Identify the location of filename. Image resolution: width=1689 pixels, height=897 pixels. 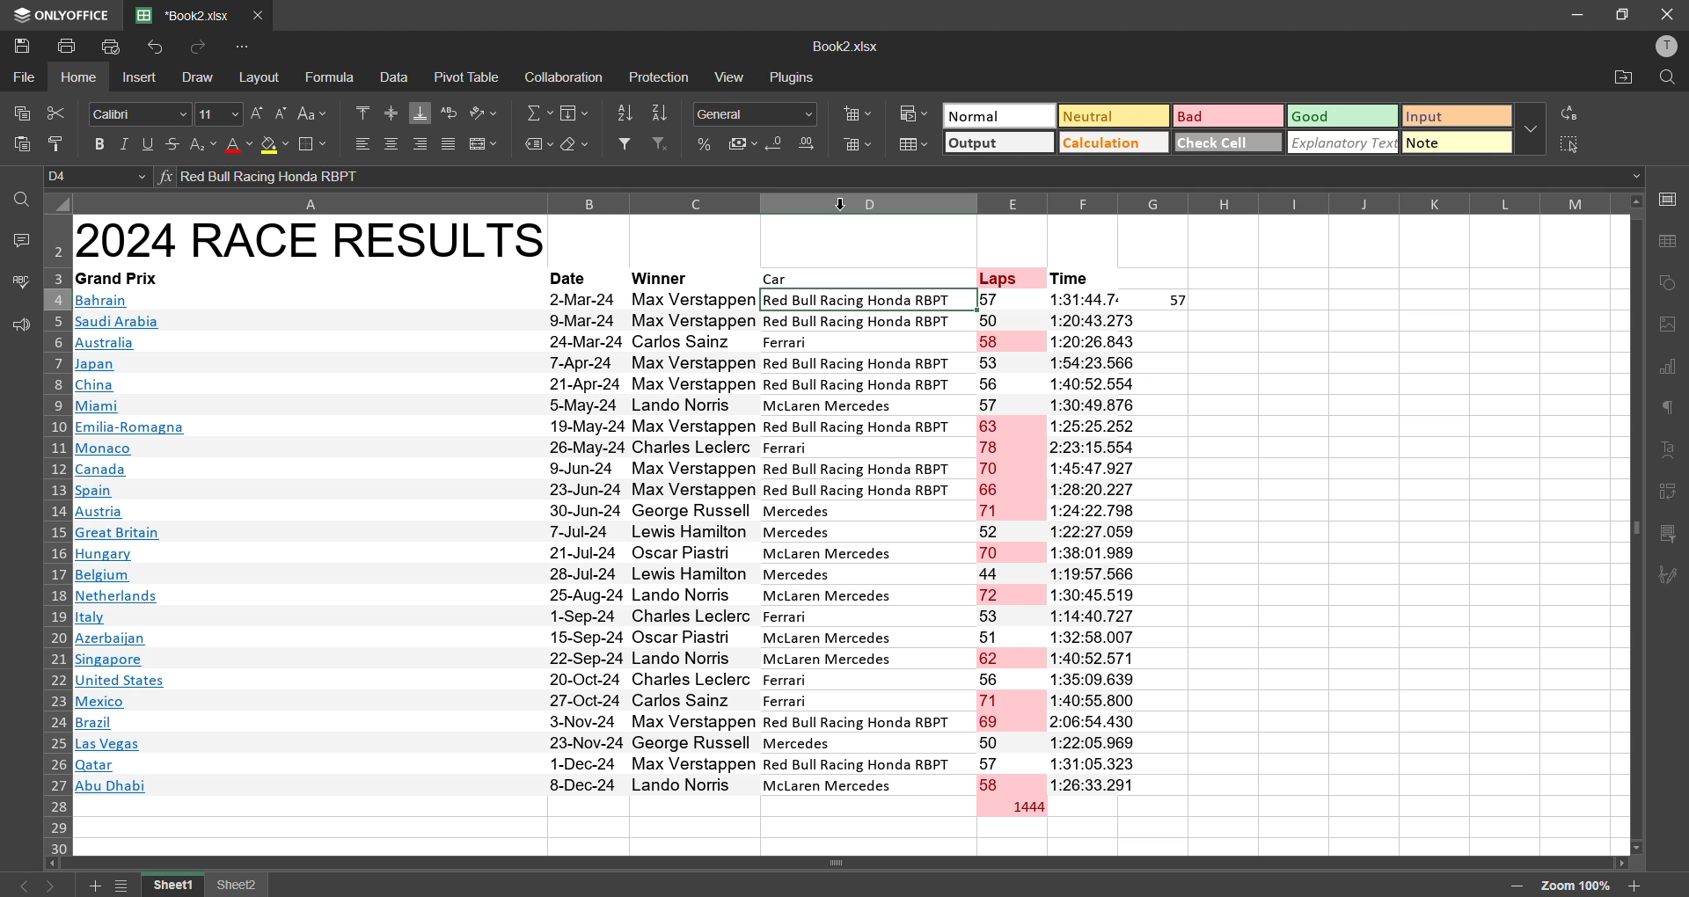
(844, 45).